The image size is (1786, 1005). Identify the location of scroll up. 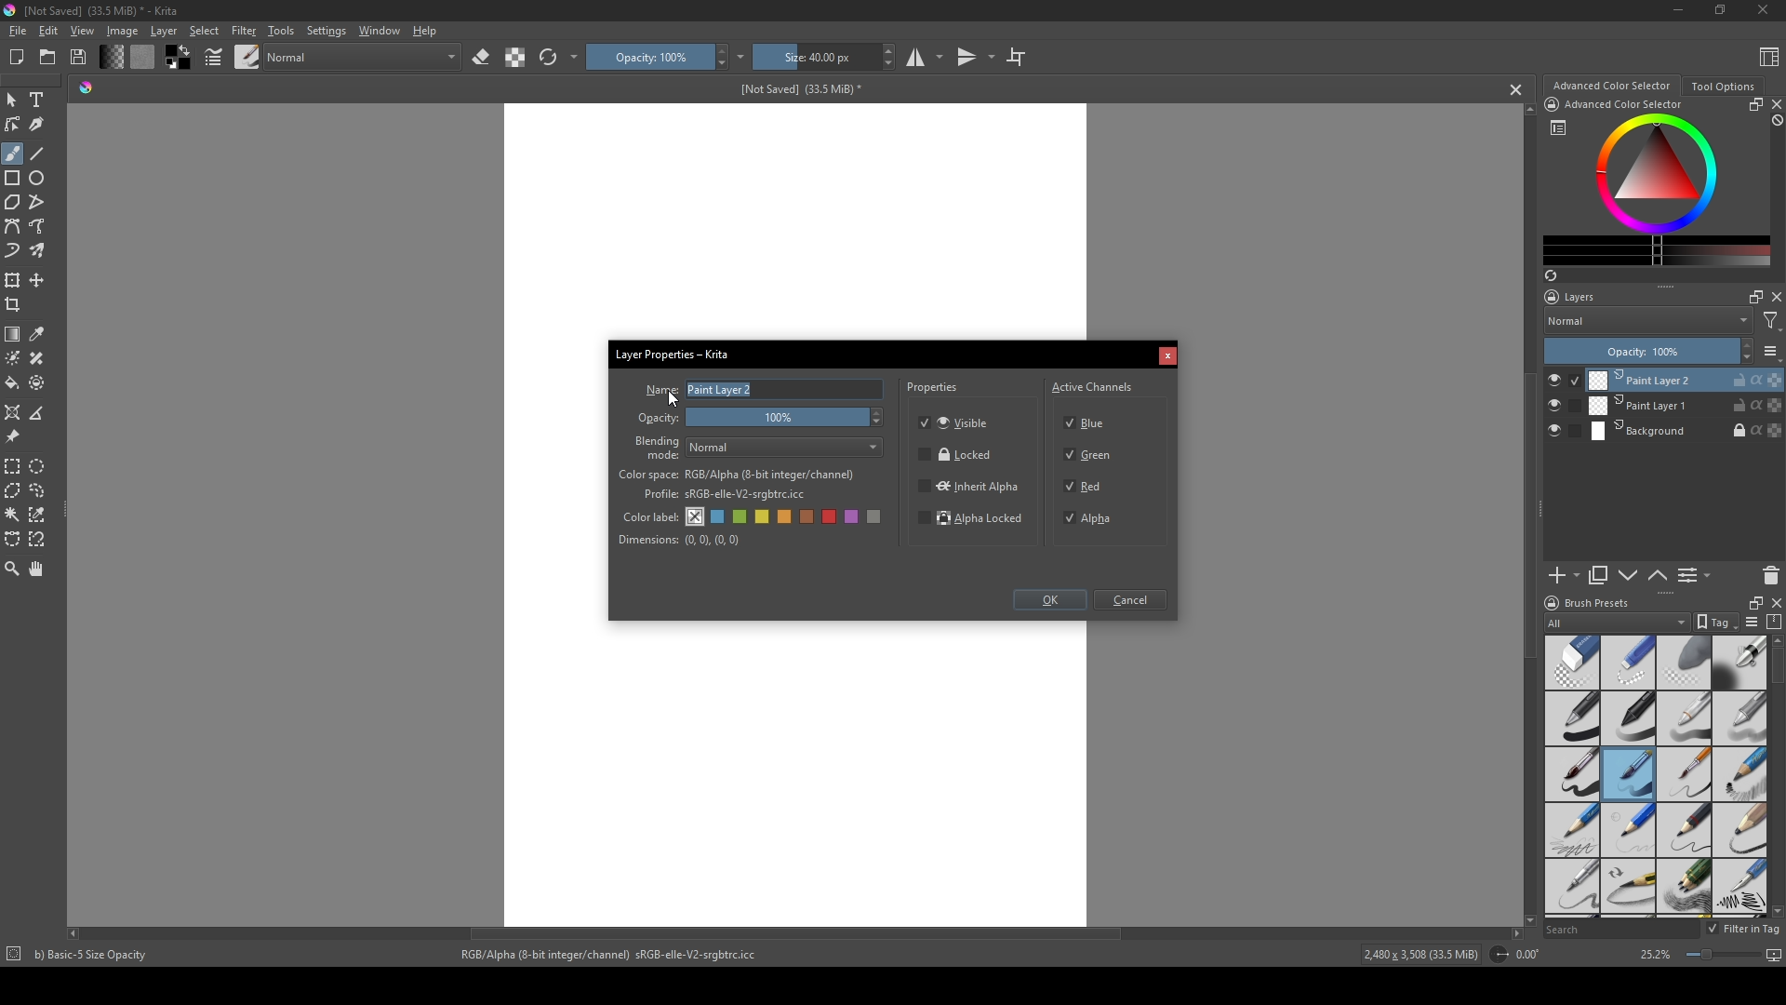
(1526, 109).